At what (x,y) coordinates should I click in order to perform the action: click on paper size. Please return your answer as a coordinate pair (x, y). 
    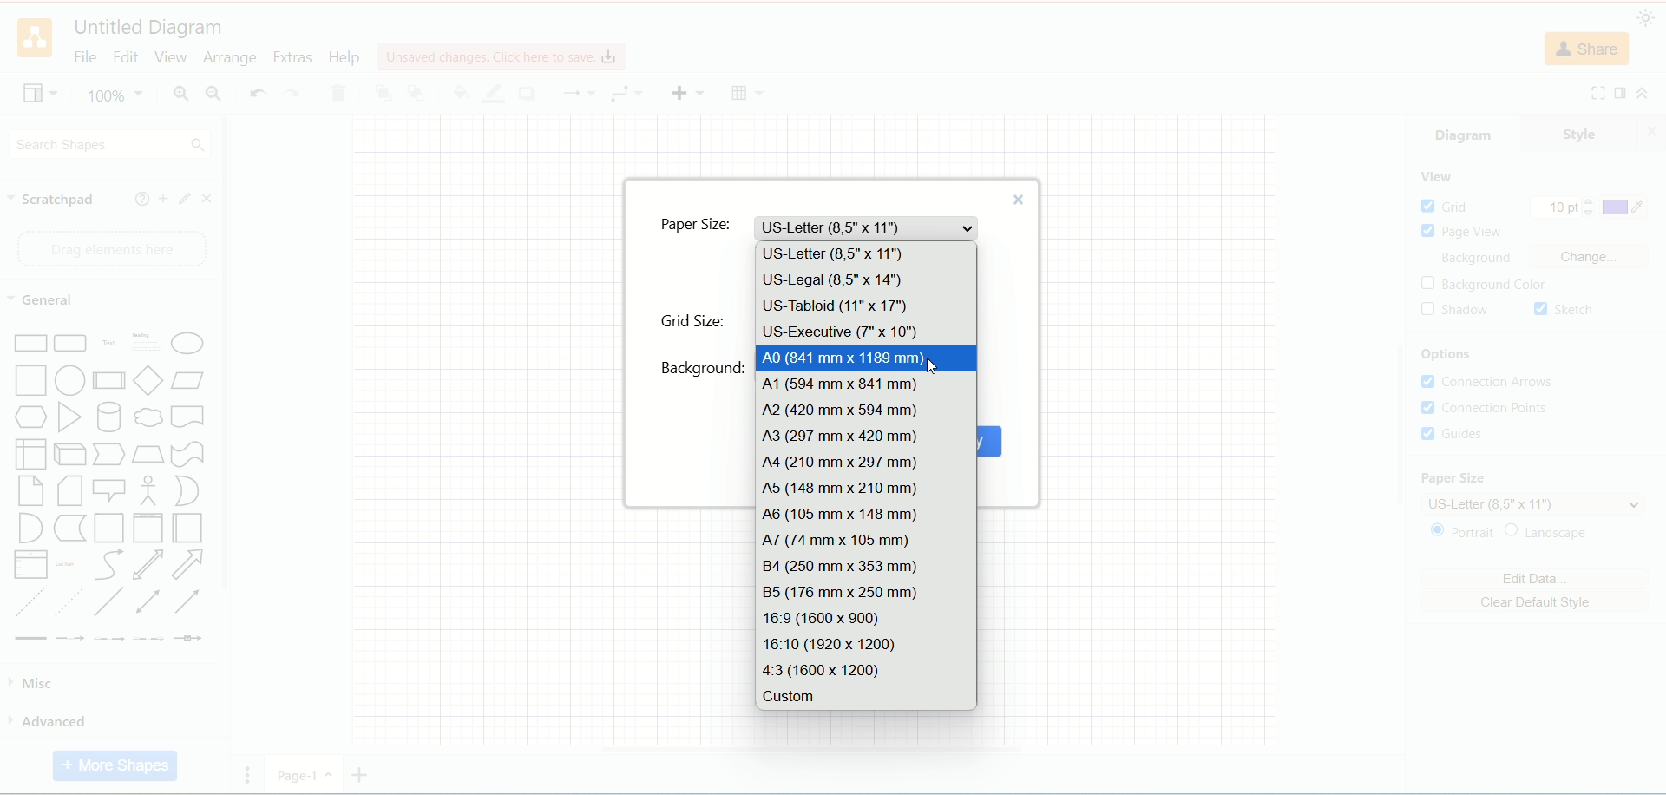
    Looking at the image, I should click on (1452, 479).